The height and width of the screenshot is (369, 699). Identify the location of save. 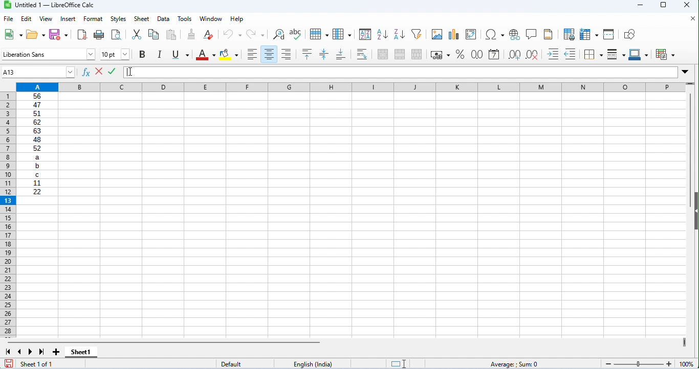
(59, 35).